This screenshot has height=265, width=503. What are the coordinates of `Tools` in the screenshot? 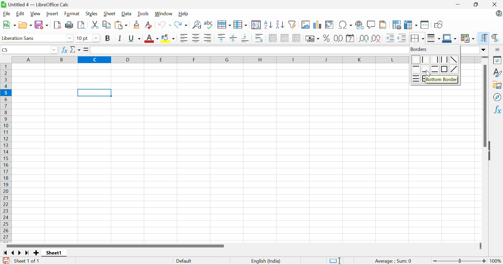 It's located at (143, 14).